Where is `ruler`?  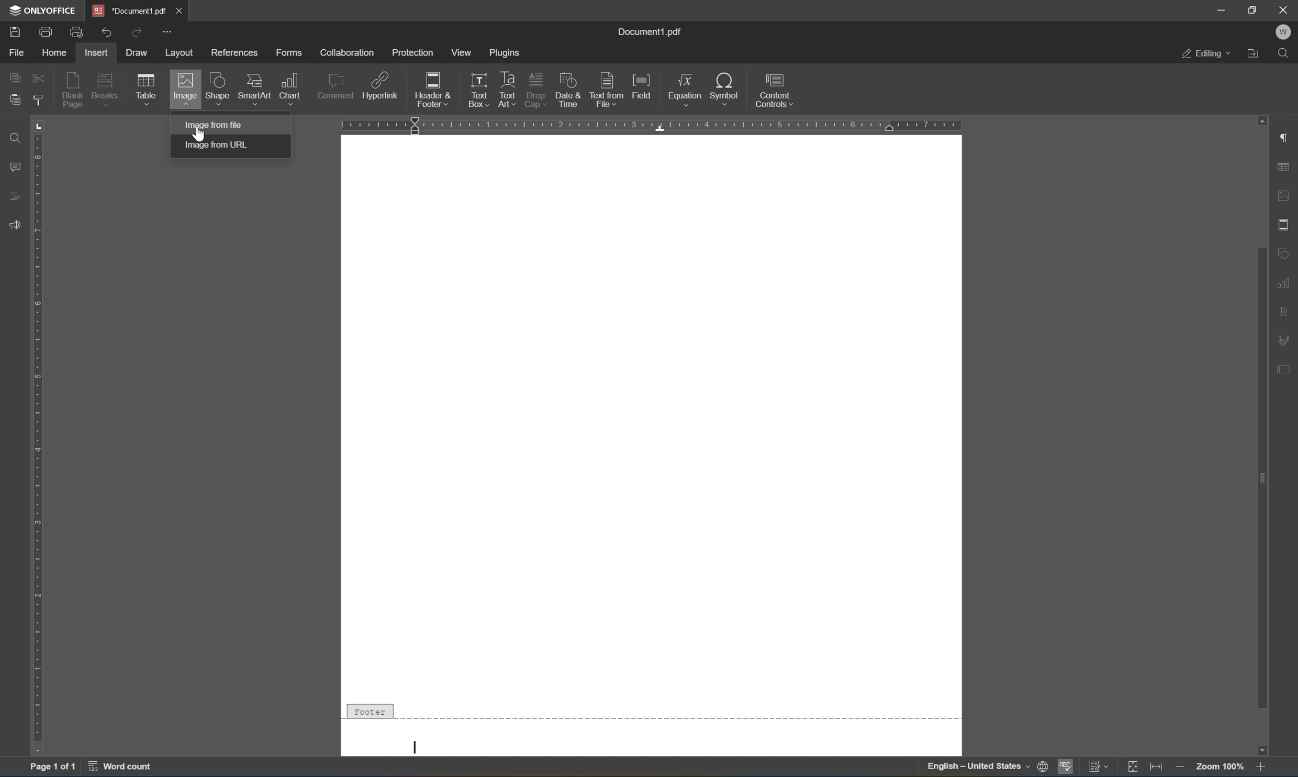
ruler is located at coordinates (38, 451).